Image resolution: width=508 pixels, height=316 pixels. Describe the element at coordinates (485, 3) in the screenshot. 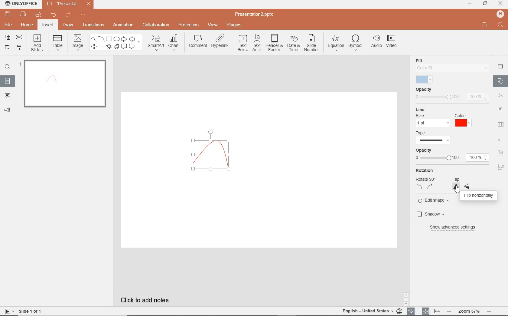

I see `RESTORE` at that location.